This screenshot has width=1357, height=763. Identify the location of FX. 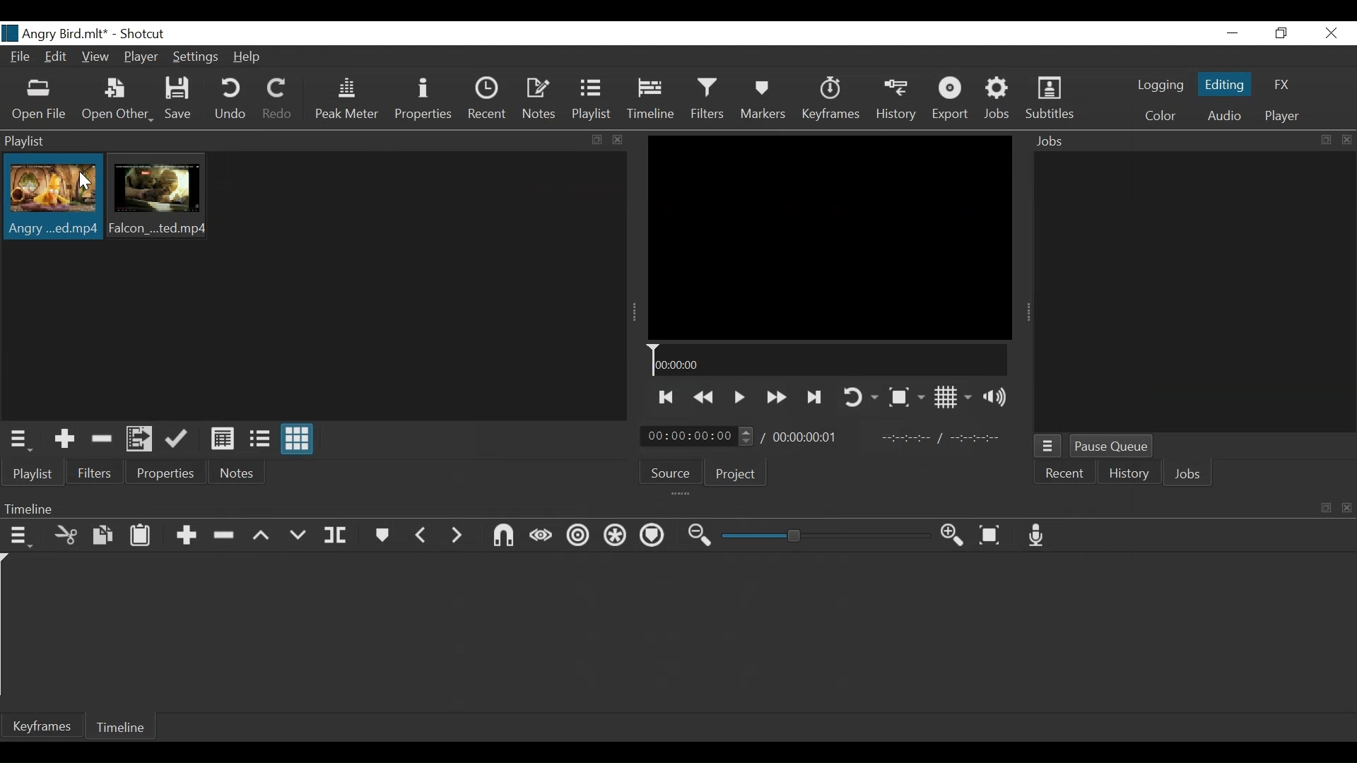
(1283, 85).